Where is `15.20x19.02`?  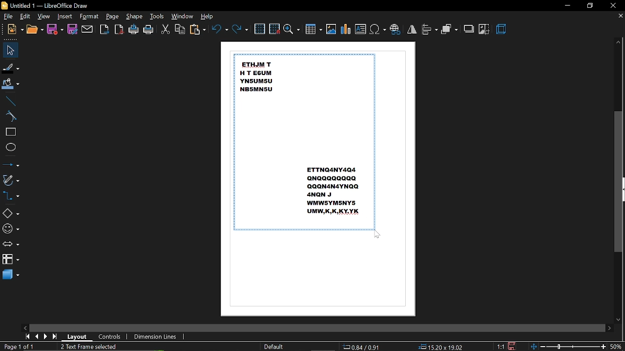 15.20x19.02 is located at coordinates (442, 347).